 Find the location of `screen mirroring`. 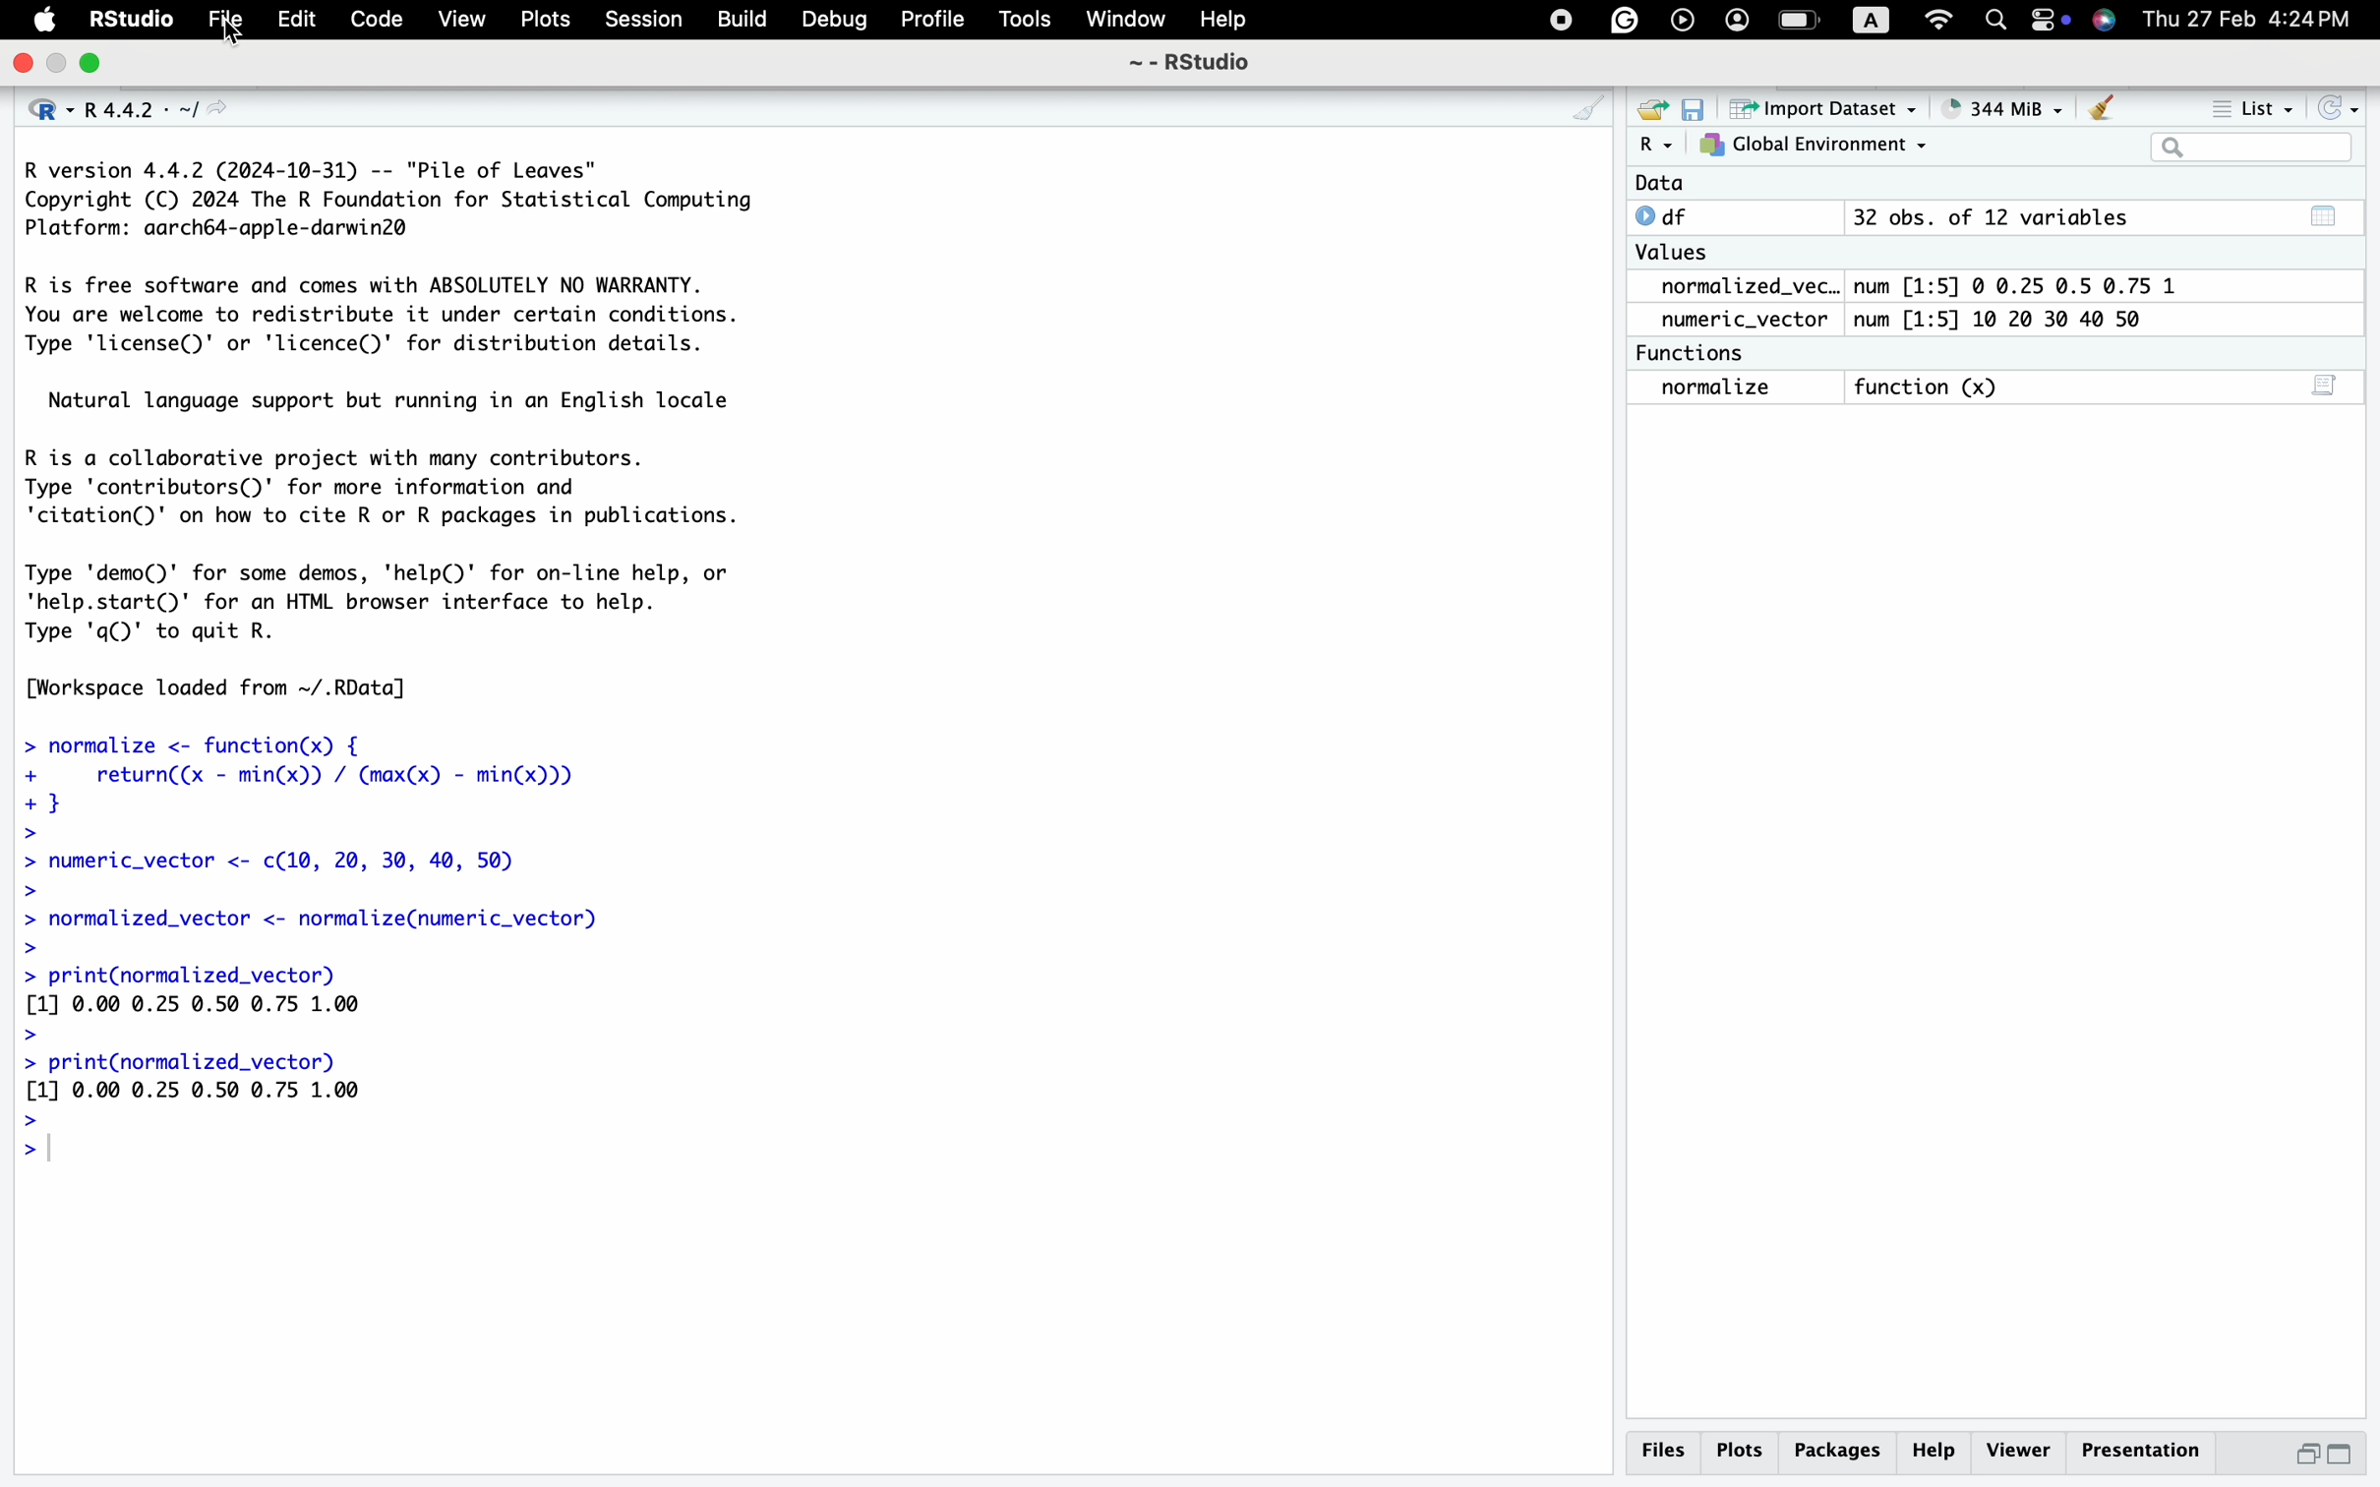

screen mirroring is located at coordinates (2042, 23).